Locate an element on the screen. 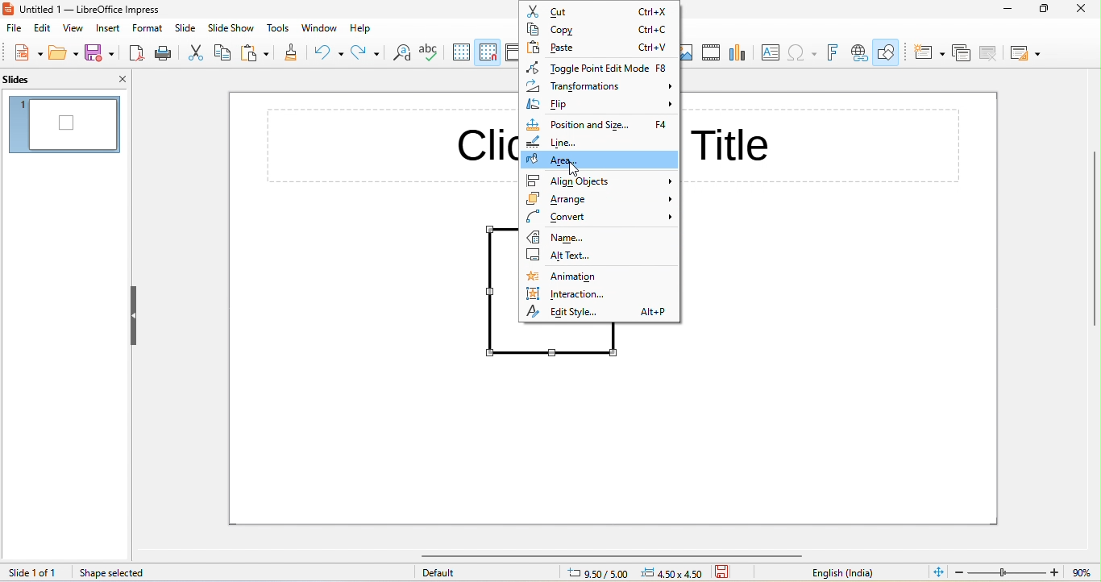  alt+p is located at coordinates (661, 313).